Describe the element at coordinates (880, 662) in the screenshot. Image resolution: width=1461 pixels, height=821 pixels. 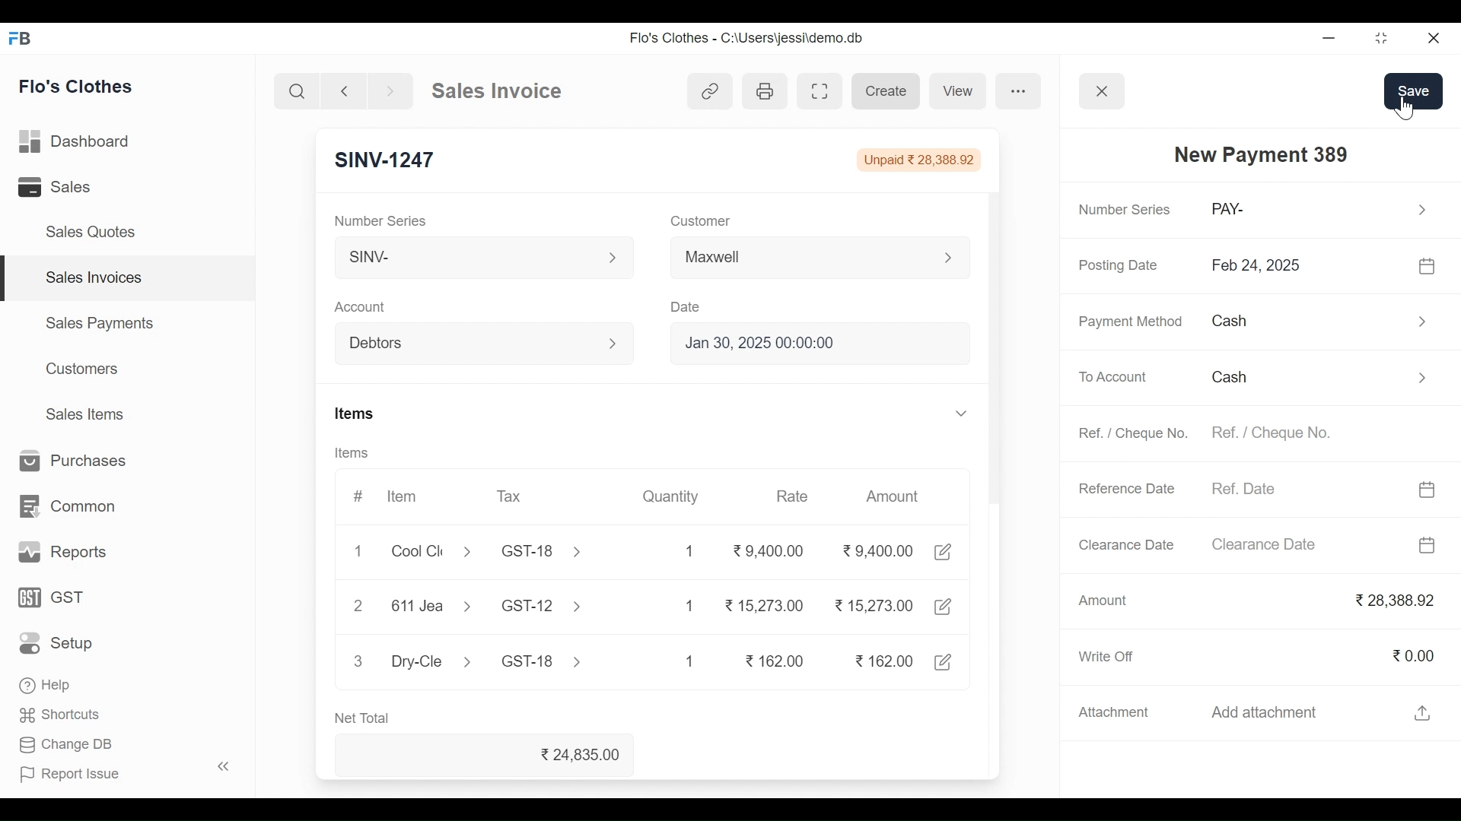
I see `162.00` at that location.